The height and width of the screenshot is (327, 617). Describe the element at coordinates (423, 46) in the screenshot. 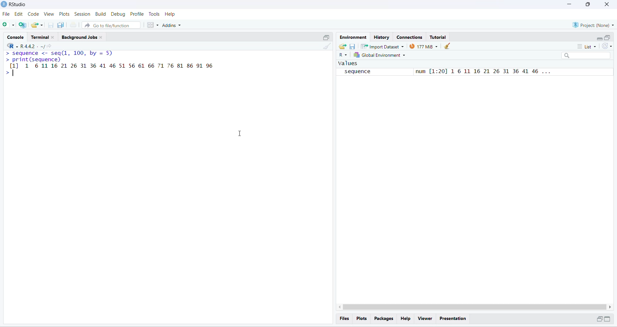

I see `143 MiB` at that location.